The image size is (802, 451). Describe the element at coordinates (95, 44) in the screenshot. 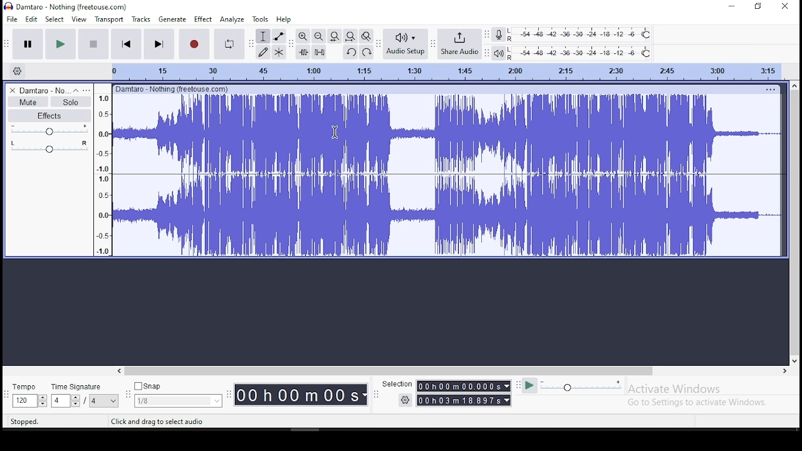

I see `stop` at that location.